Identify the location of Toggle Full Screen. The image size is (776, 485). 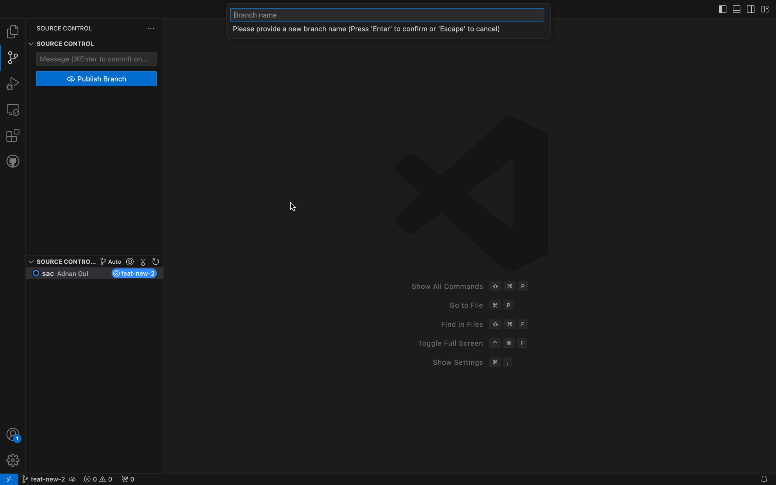
(446, 343).